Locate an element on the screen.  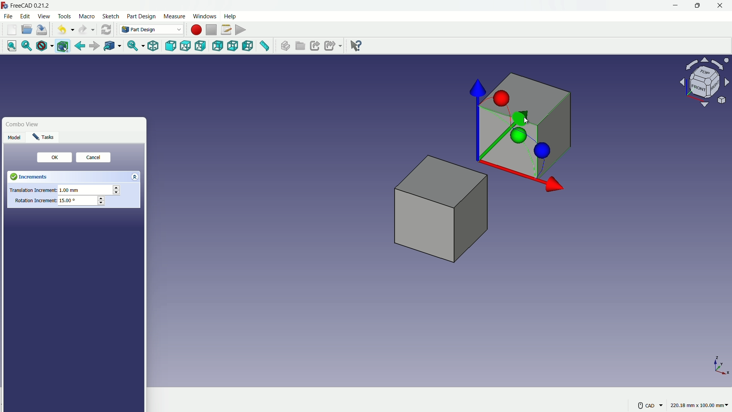
expand is located at coordinates (136, 176).